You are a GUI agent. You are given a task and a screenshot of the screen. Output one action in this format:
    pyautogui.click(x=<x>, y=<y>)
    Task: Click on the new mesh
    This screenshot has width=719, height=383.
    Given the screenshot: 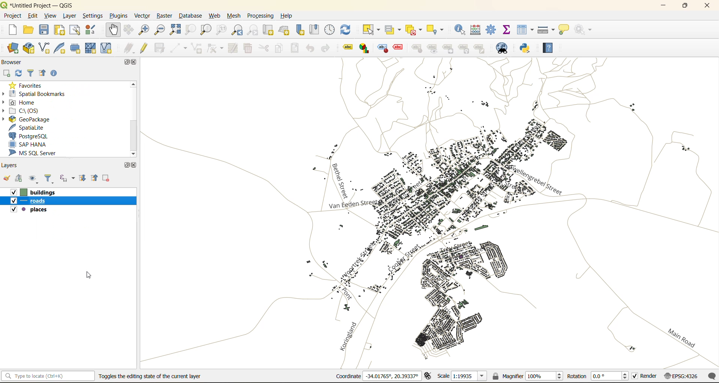 What is the action you would take?
    pyautogui.click(x=92, y=48)
    